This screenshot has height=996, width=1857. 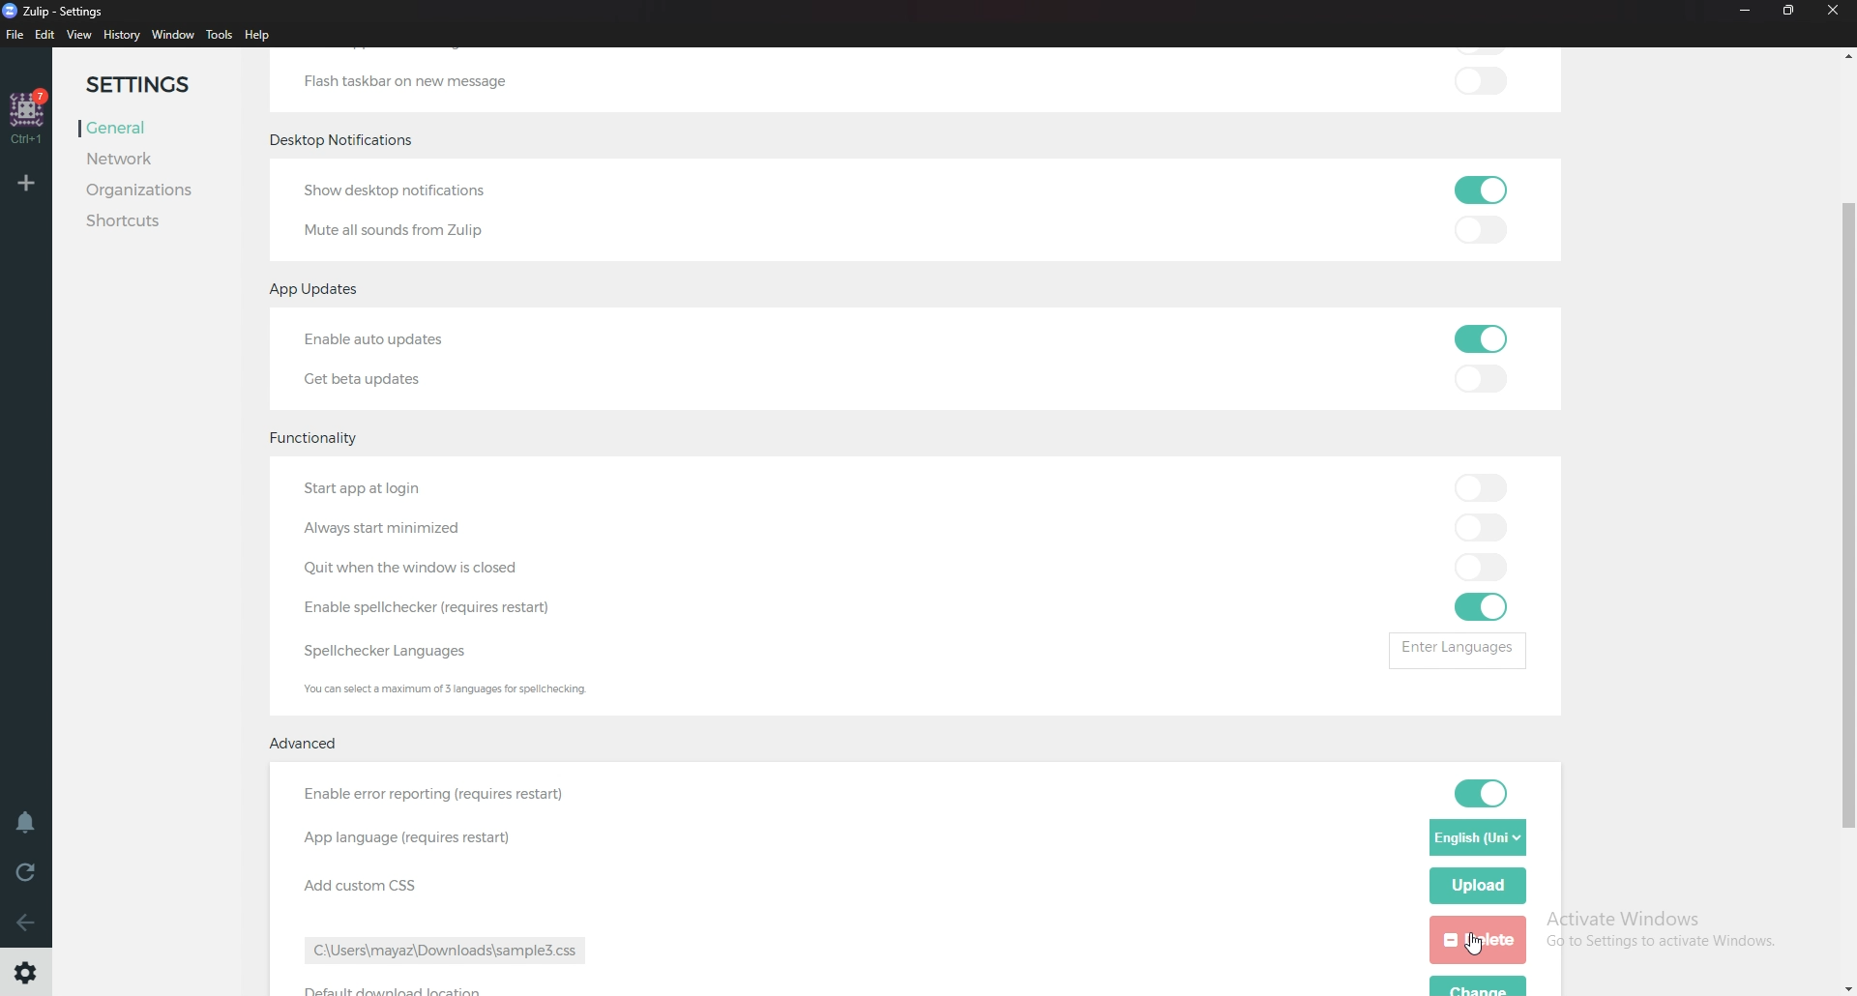 What do you see at coordinates (29, 970) in the screenshot?
I see `Settings` at bounding box center [29, 970].